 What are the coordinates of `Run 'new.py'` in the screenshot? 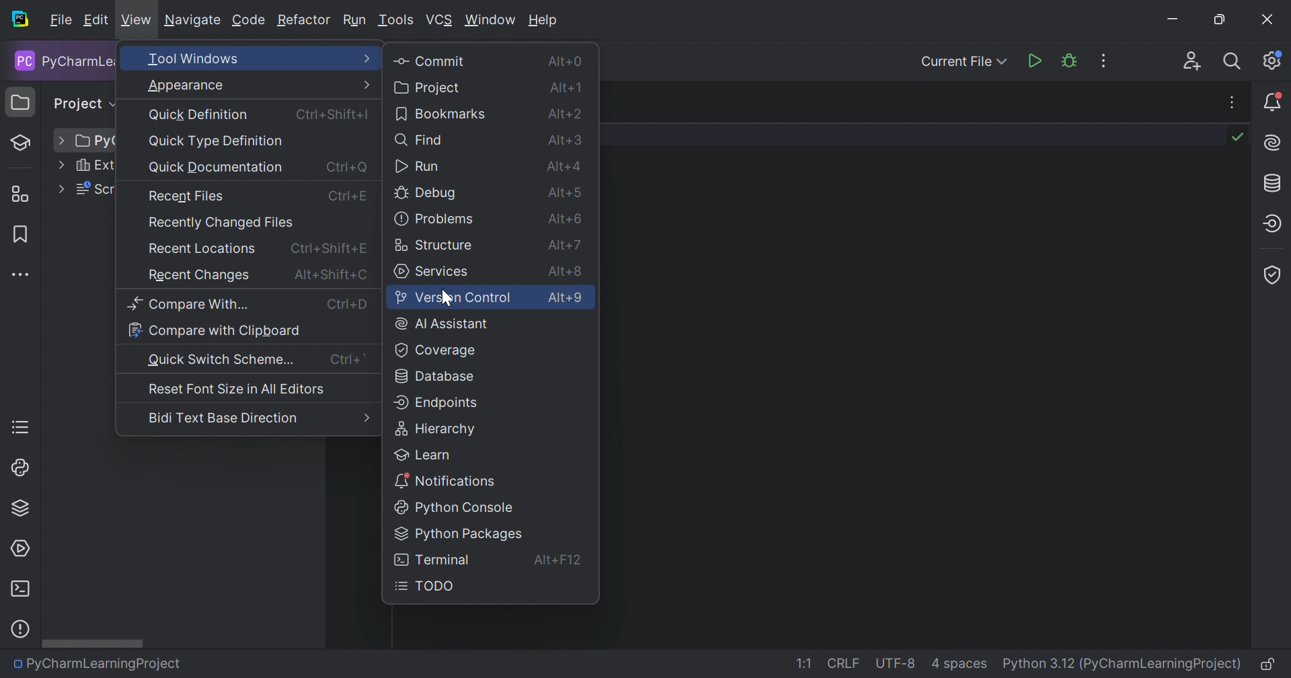 It's located at (1033, 63).